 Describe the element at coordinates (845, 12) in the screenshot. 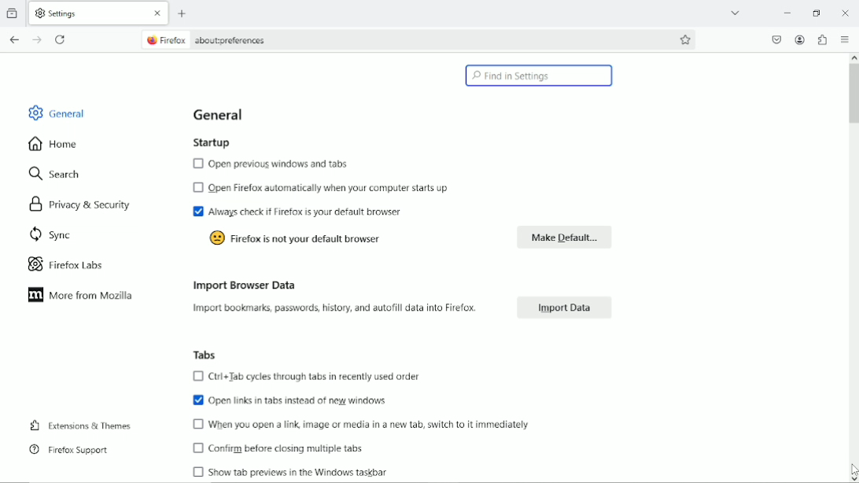

I see `Close` at that location.